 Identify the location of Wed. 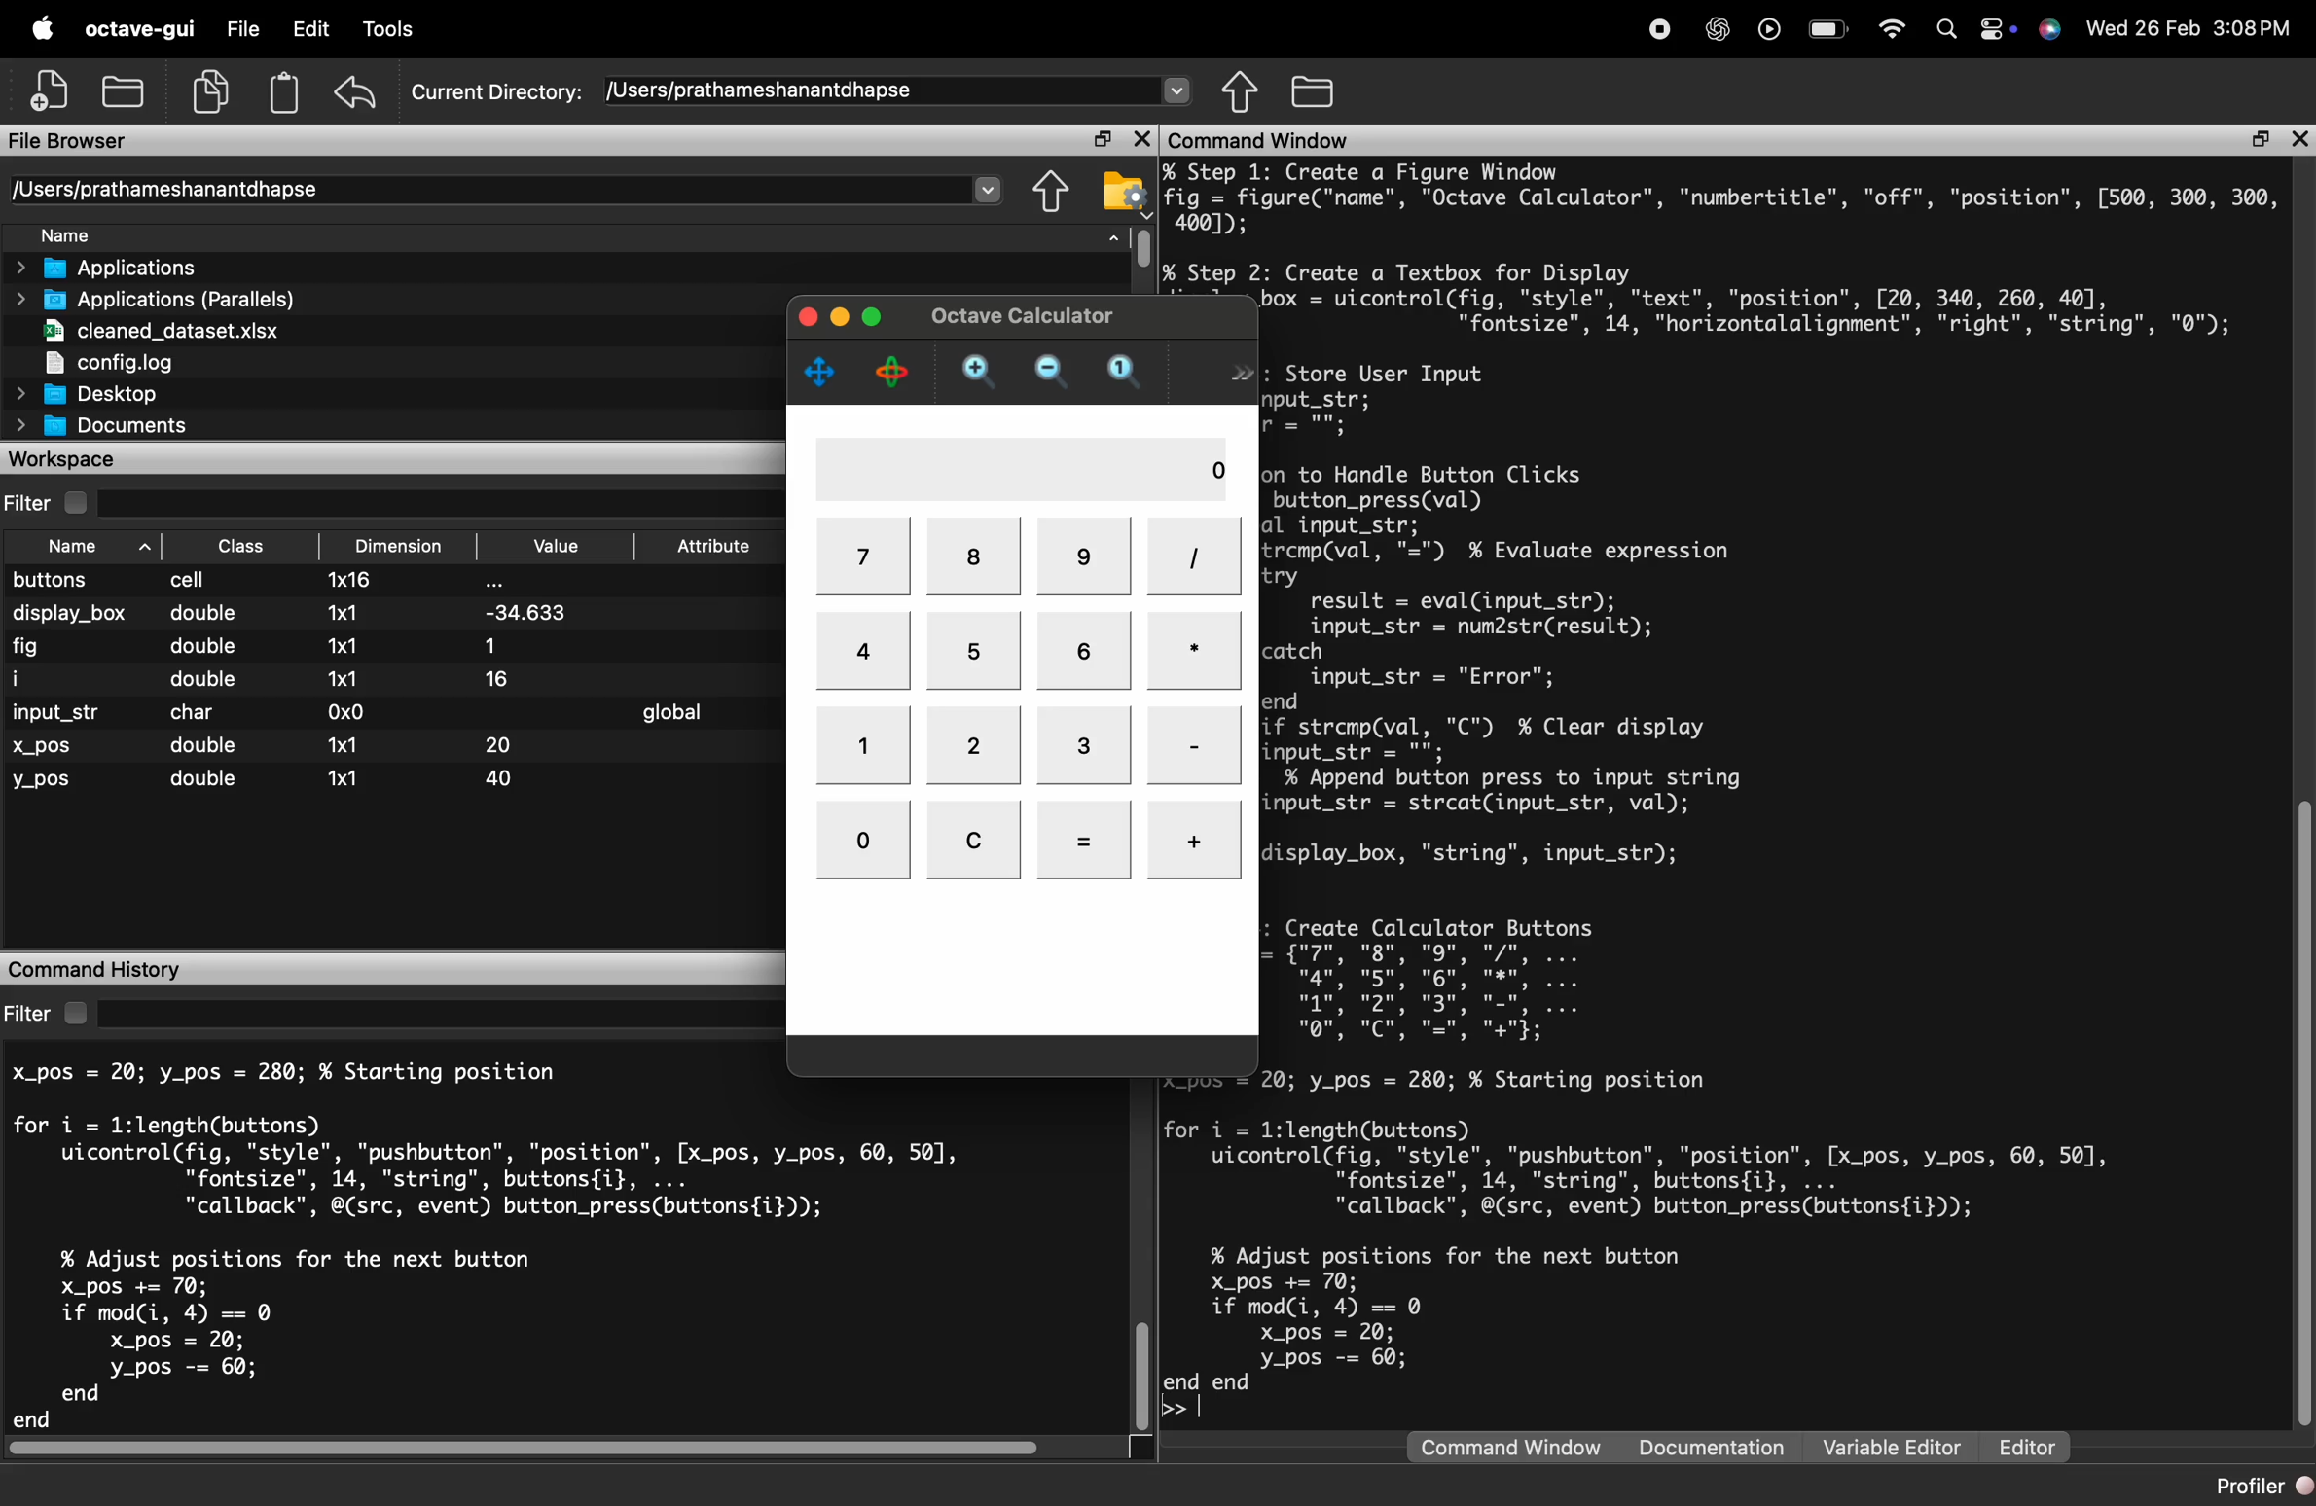
(2101, 26).